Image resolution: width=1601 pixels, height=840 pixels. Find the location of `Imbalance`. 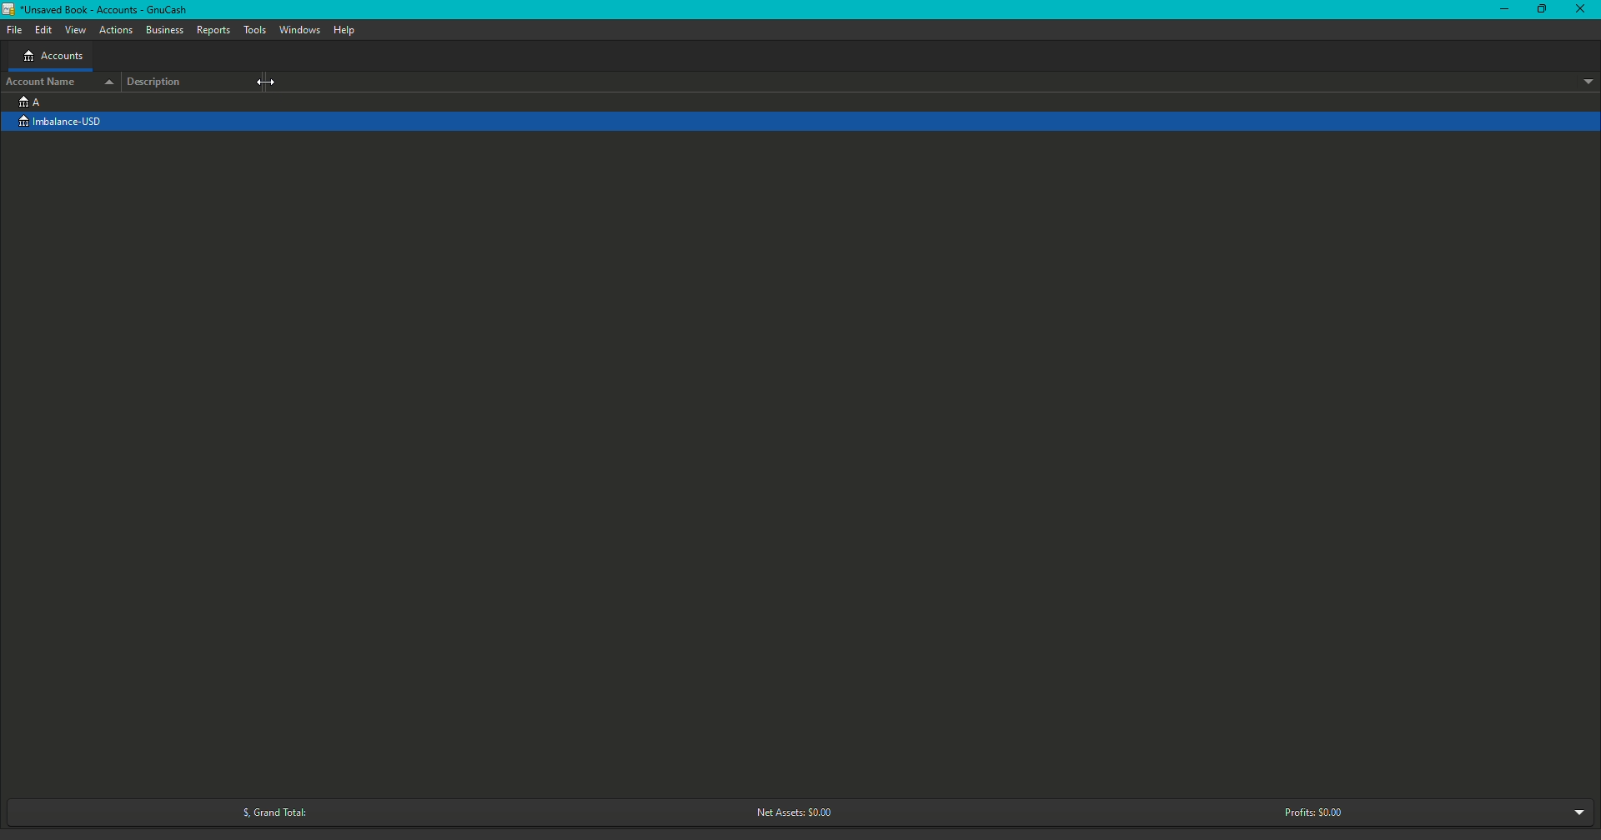

Imbalance is located at coordinates (69, 122).